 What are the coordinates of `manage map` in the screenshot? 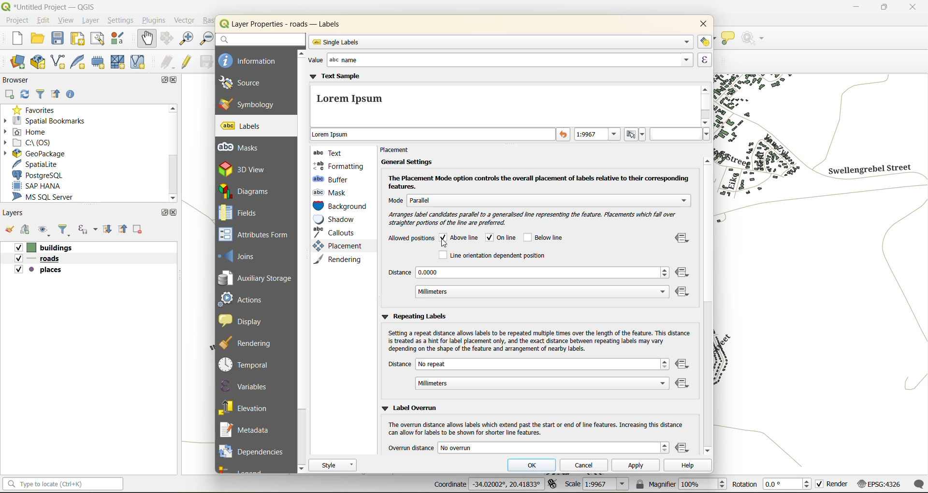 It's located at (45, 230).